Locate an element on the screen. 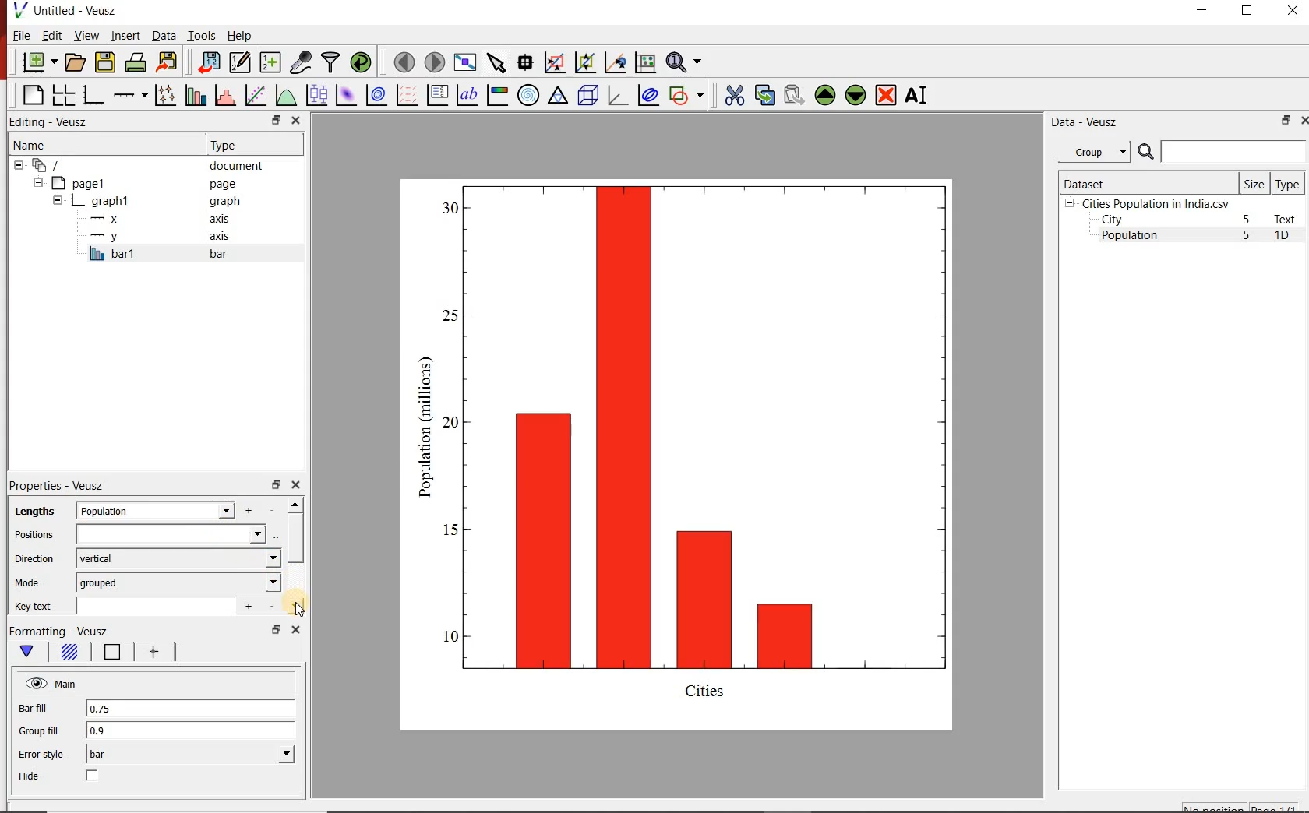  Type is located at coordinates (252, 145).